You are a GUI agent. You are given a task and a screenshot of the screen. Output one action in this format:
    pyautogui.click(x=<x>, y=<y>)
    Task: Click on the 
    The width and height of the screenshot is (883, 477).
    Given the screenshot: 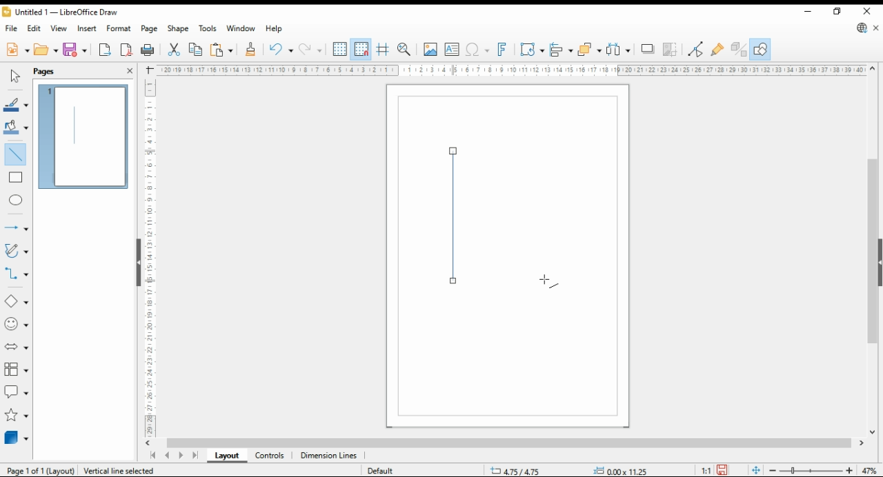 What is the action you would take?
    pyautogui.click(x=614, y=471)
    